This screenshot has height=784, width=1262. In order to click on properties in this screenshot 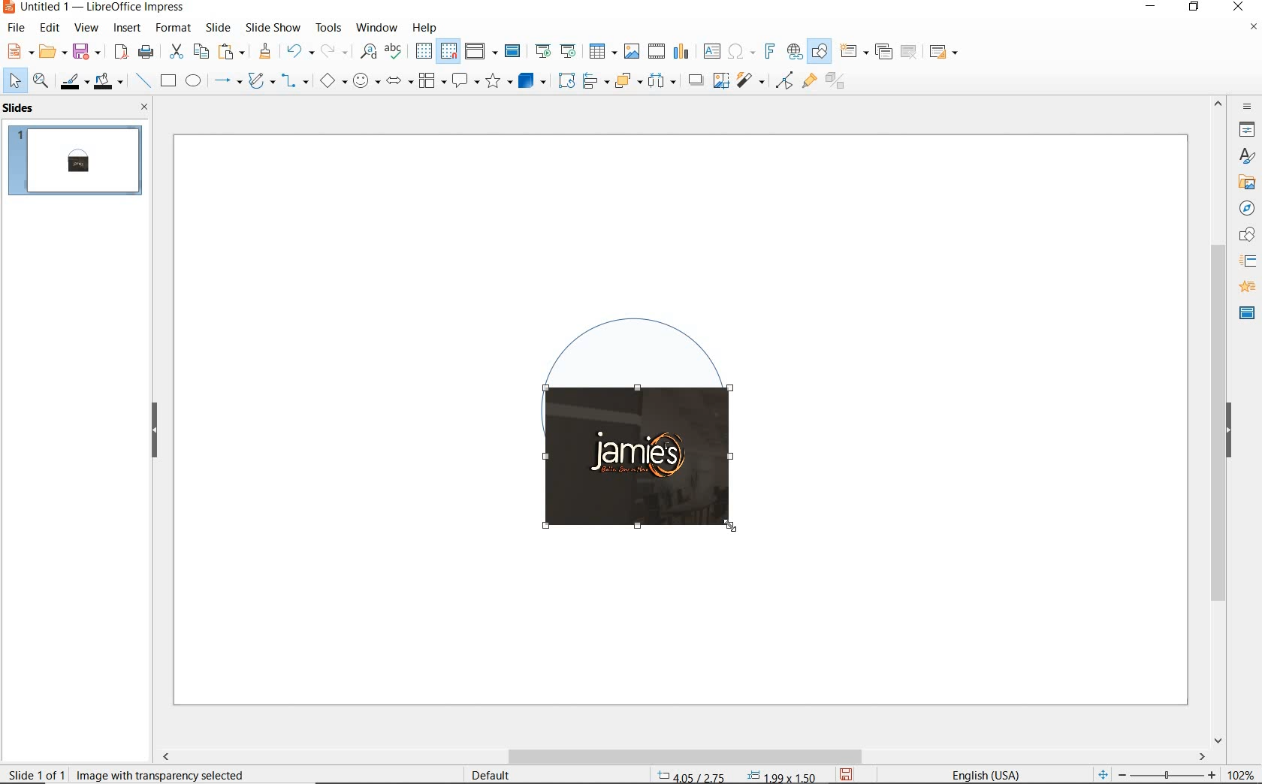, I will do `click(1245, 129)`.